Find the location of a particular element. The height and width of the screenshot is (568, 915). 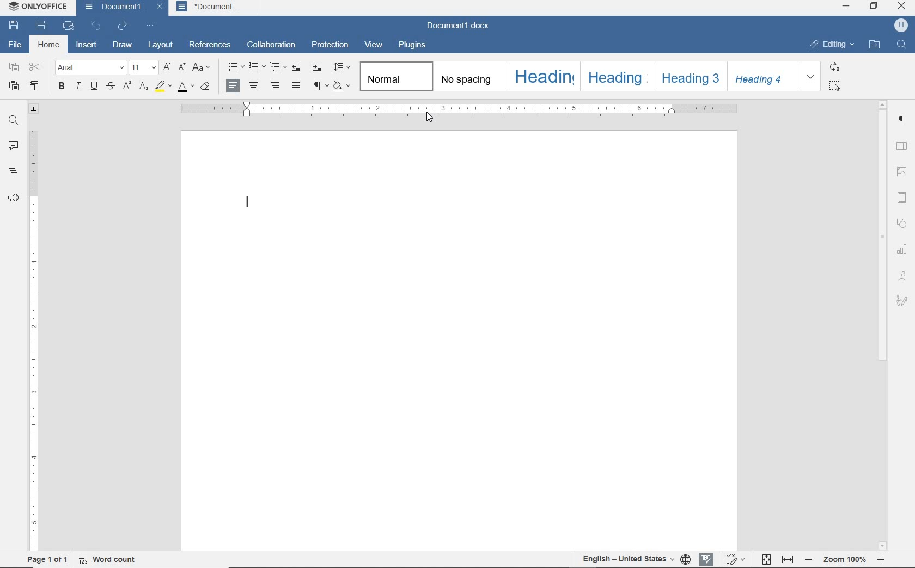

NONPRINTING CHARACTERS is located at coordinates (319, 87).